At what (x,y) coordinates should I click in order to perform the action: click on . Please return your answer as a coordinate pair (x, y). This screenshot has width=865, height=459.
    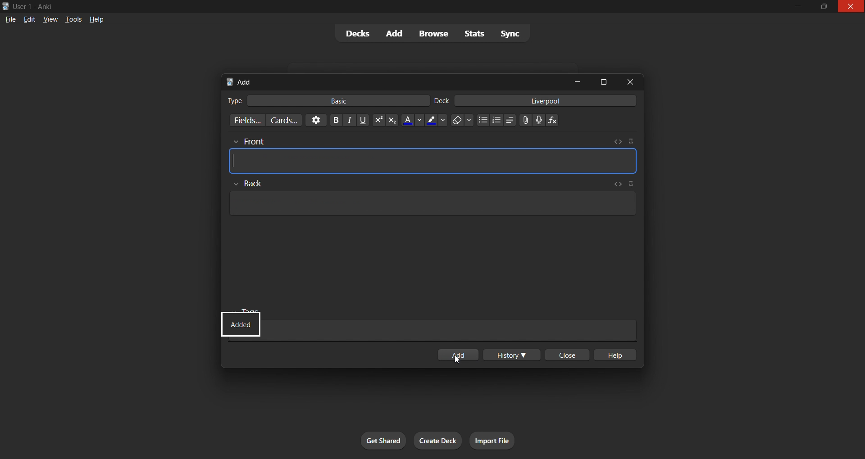
    Looking at the image, I should click on (548, 101).